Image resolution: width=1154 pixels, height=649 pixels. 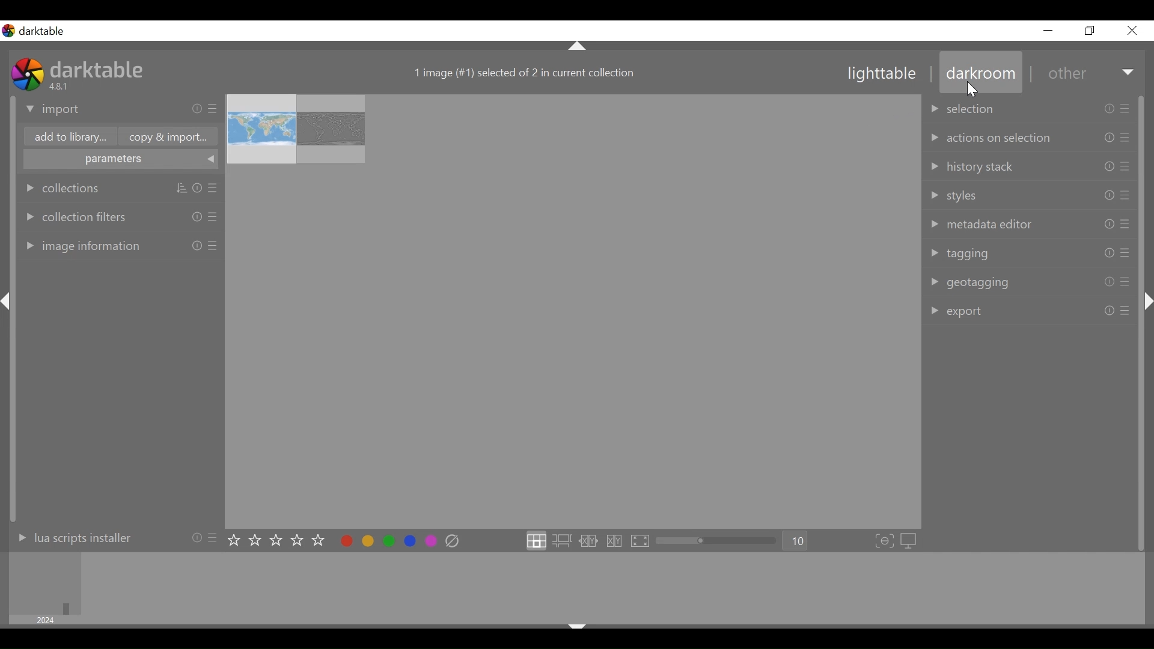 What do you see at coordinates (882, 74) in the screenshot?
I see `lightable` at bounding box center [882, 74].